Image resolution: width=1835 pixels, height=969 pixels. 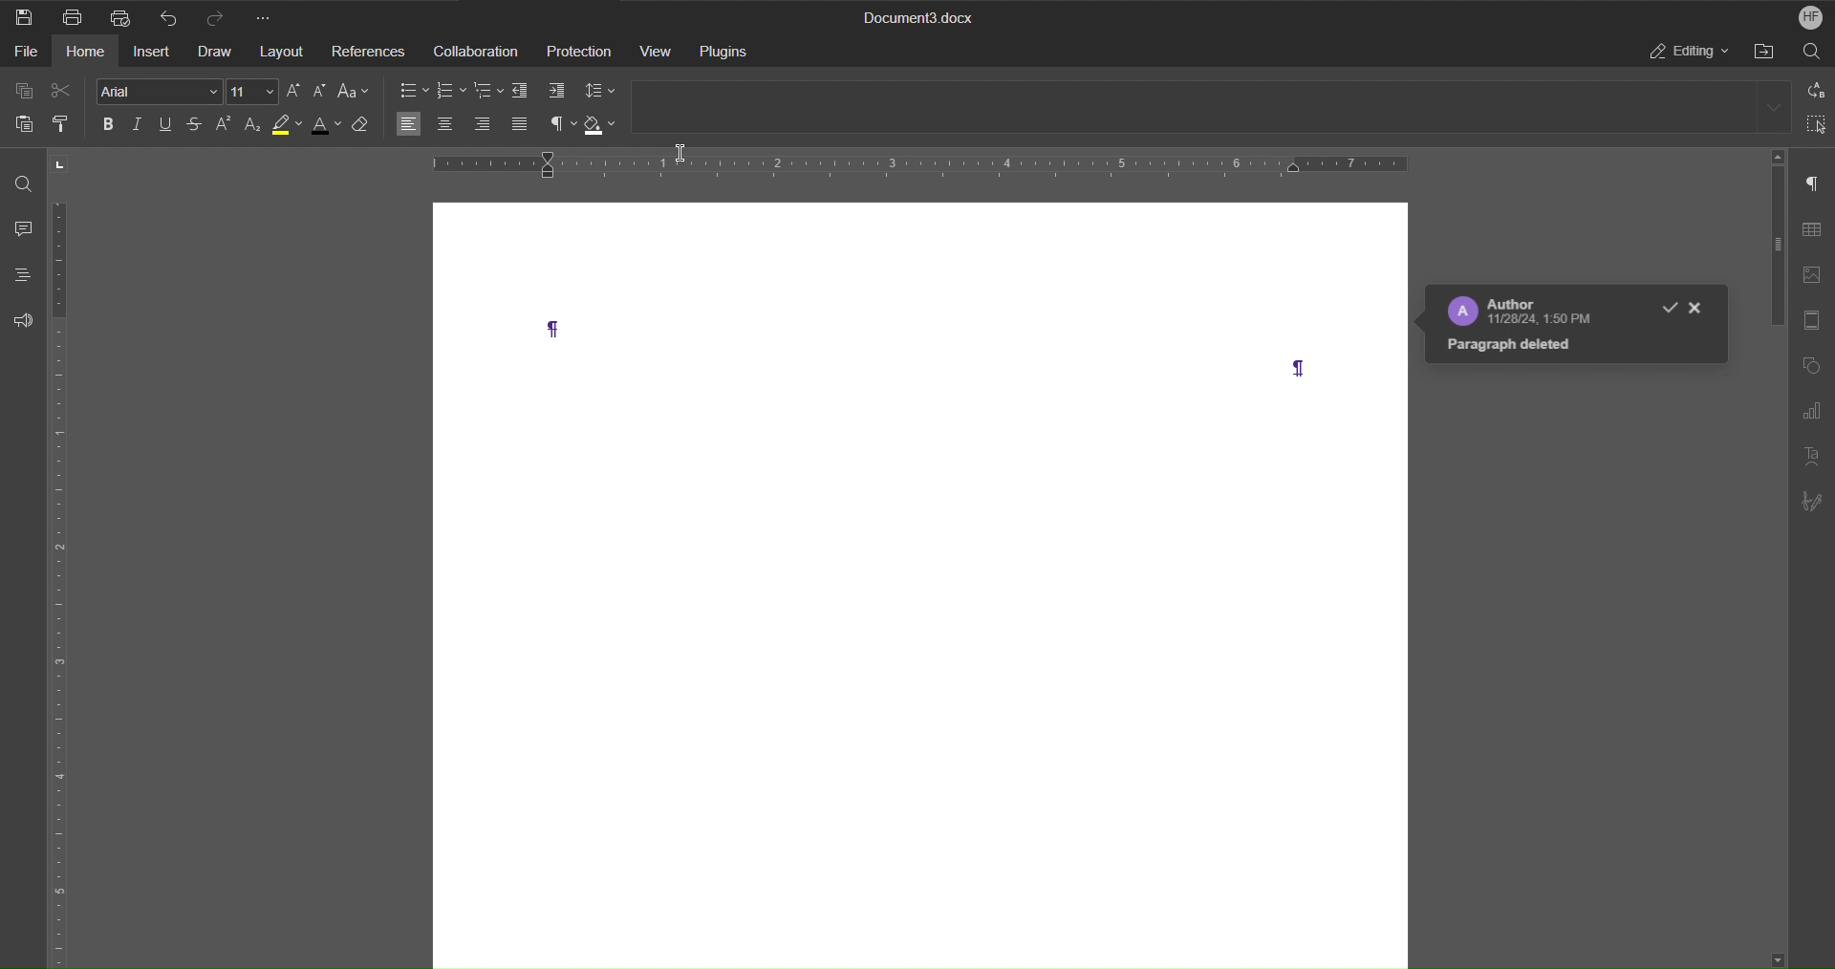 I want to click on Collaboration, so click(x=481, y=51).